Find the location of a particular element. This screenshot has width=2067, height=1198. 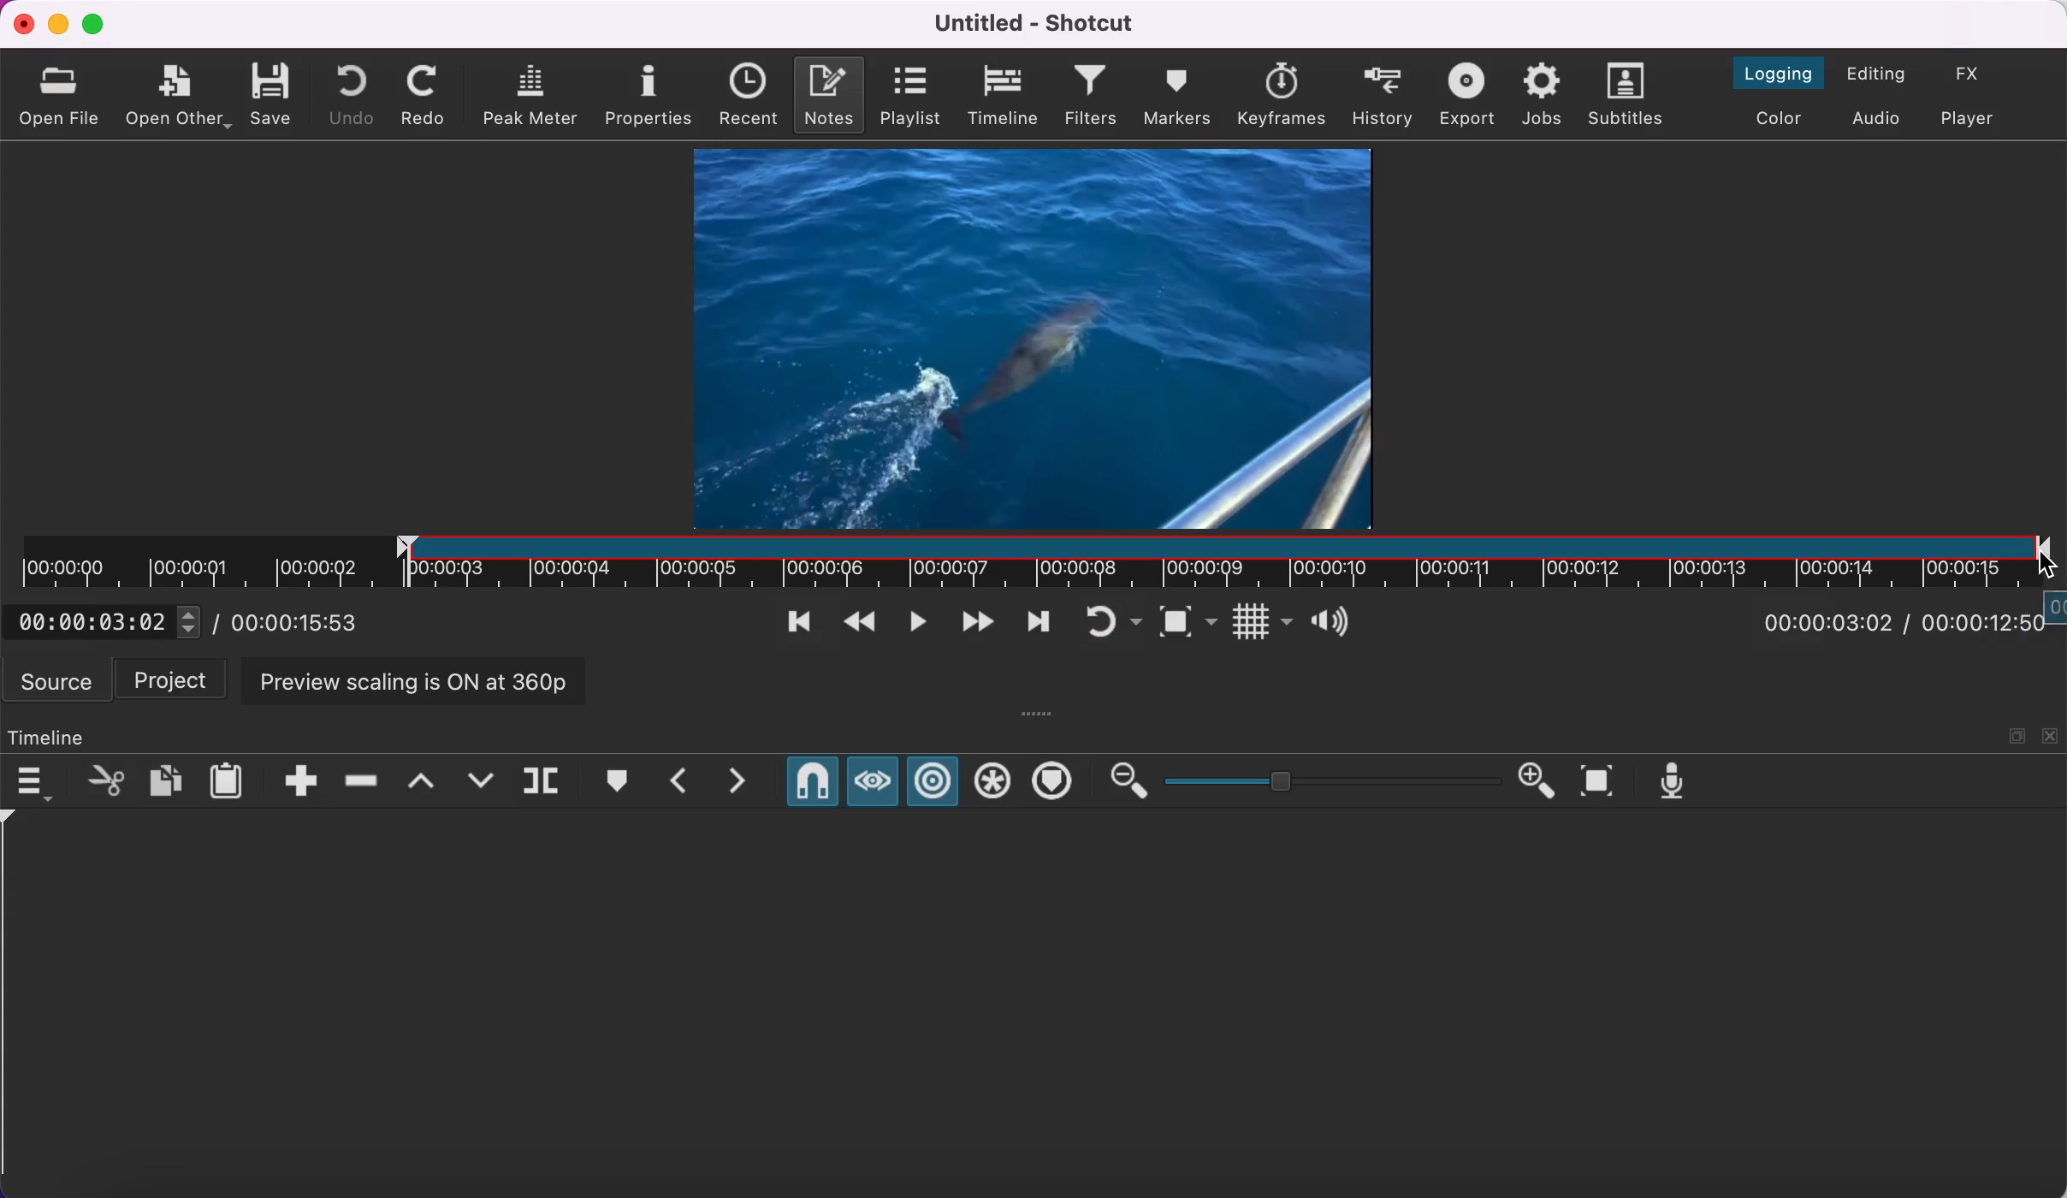

split at playhead is located at coordinates (542, 780).